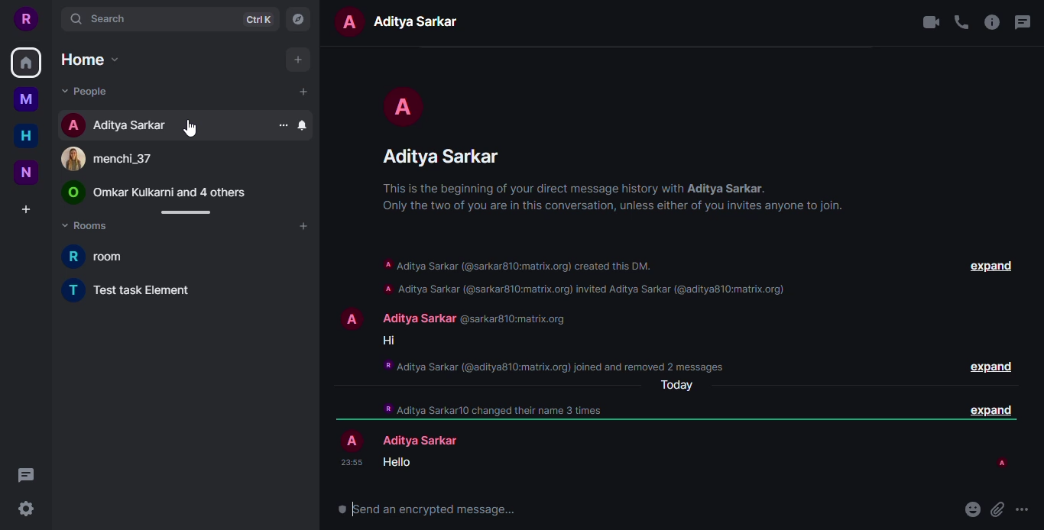 This screenshot has width=1044, height=530. Describe the element at coordinates (302, 124) in the screenshot. I see `notification` at that location.